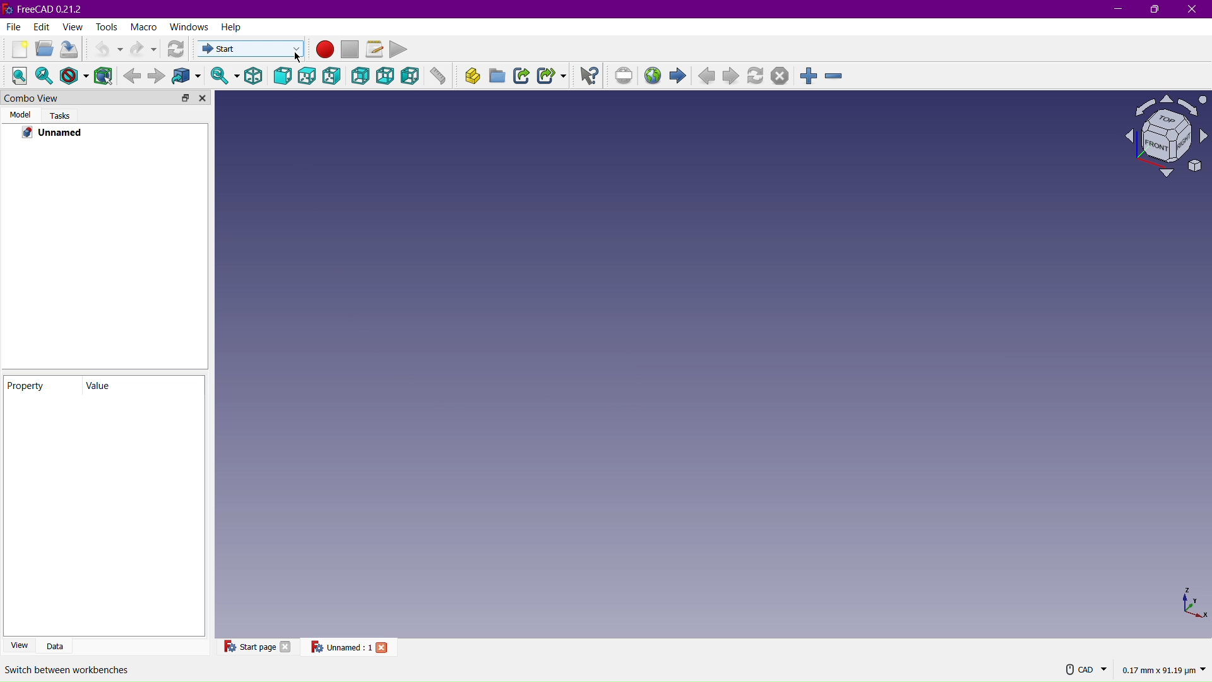 This screenshot has height=682, width=1212. I want to click on unnamed : 1, so click(340, 647).